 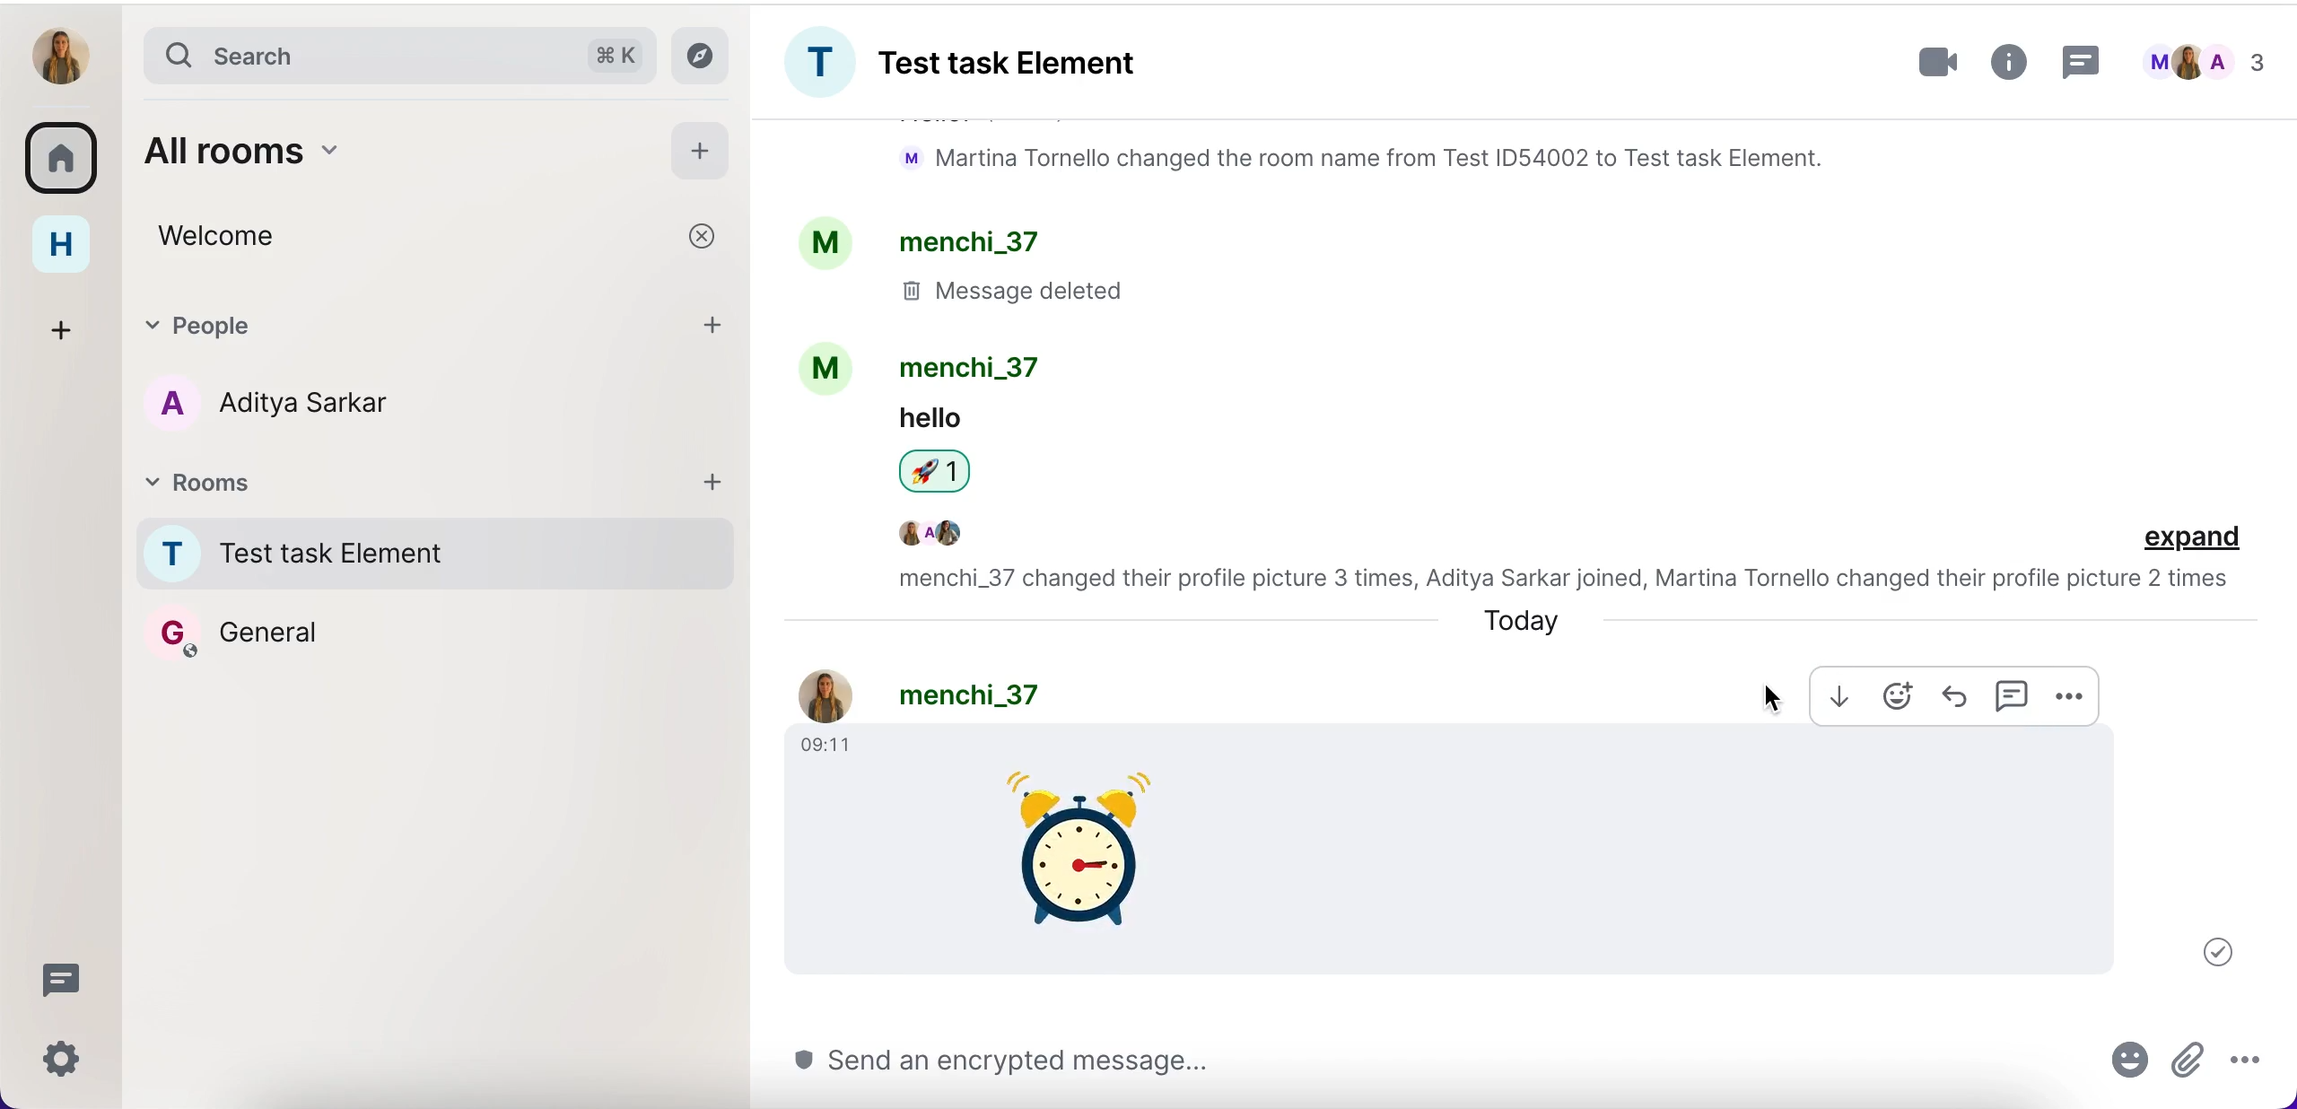 I want to click on message delivered, so click(x=2220, y=951).